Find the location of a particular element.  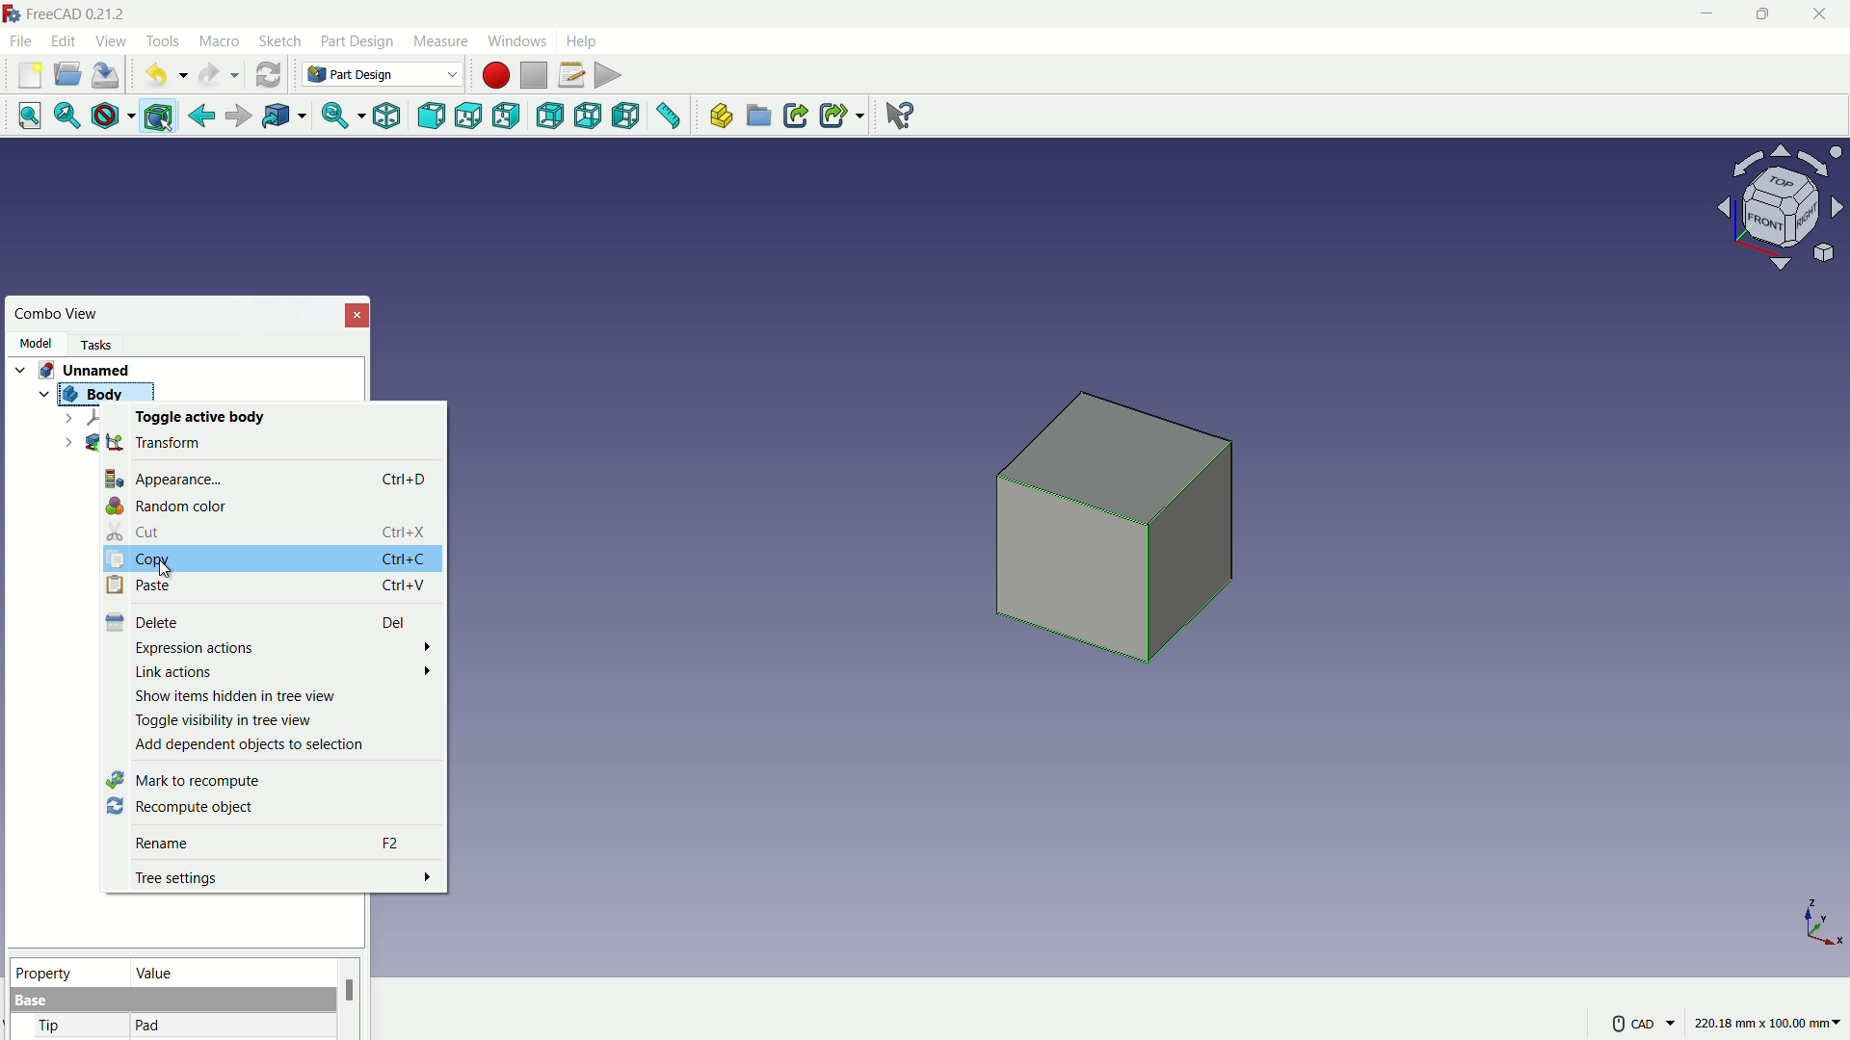

Tree settings is located at coordinates (285, 877).